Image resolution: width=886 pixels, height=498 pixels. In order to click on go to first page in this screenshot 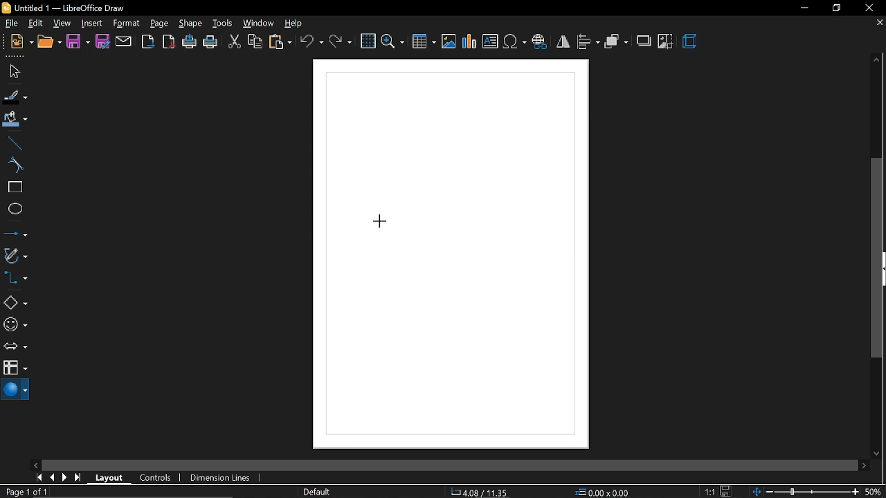, I will do `click(40, 479)`.